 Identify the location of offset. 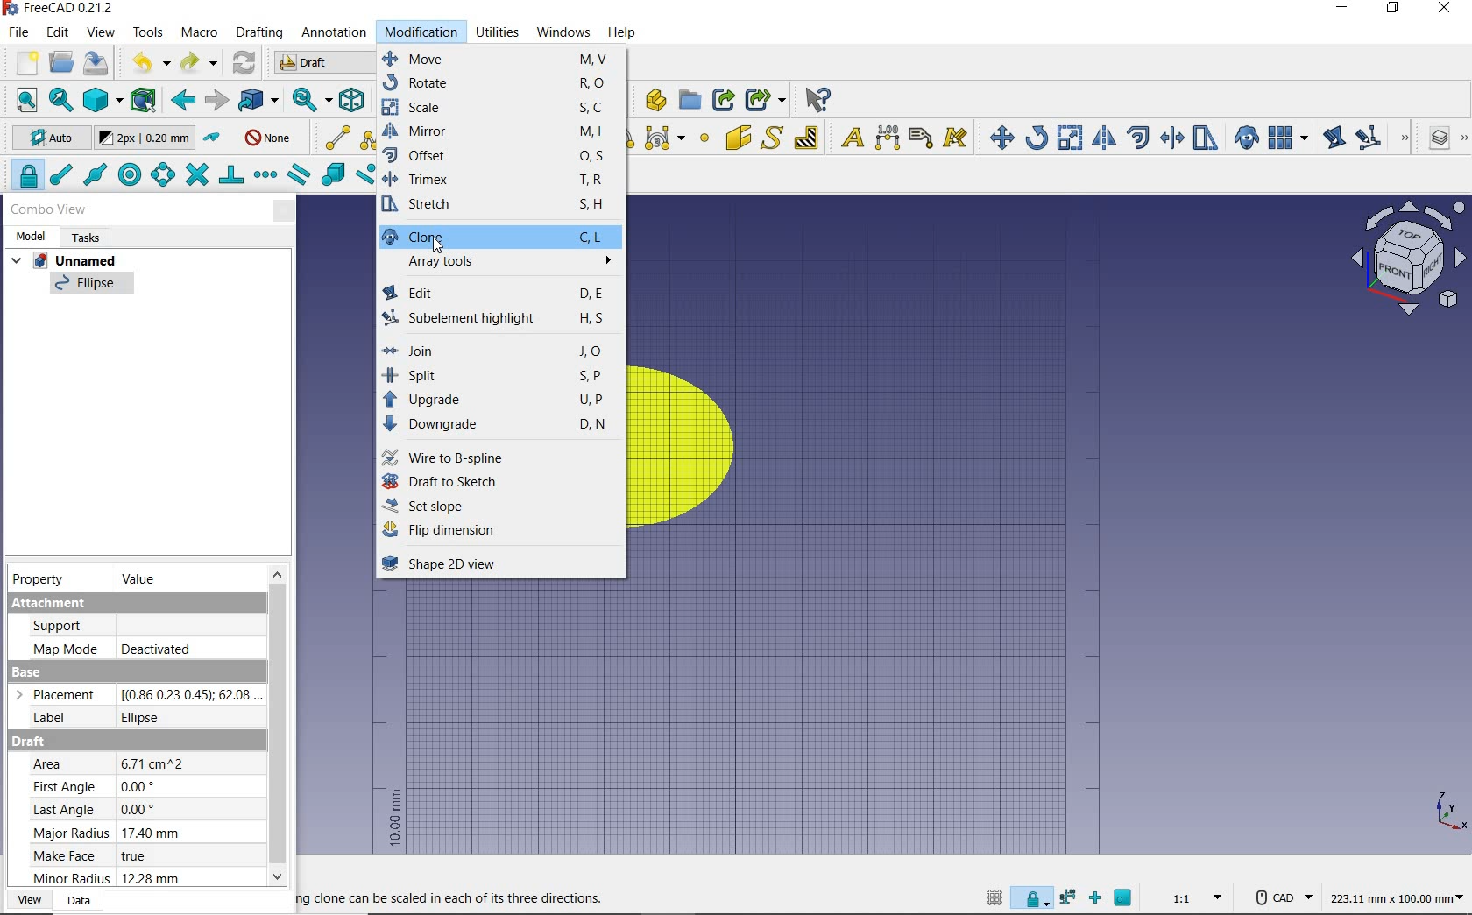
(1137, 138).